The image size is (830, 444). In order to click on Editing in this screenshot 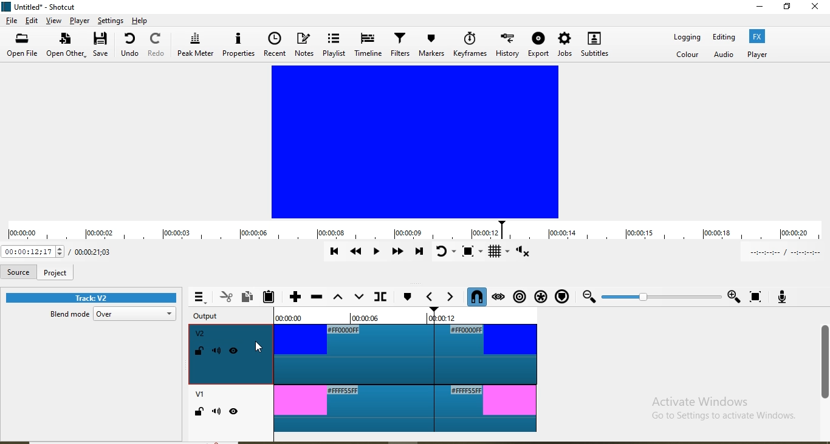, I will do `click(725, 38)`.